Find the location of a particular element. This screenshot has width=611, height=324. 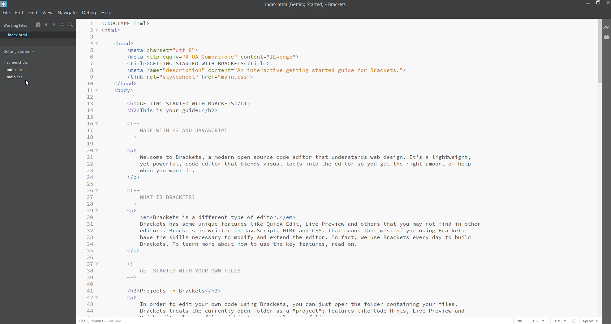

spaces: 4 is located at coordinates (592, 321).